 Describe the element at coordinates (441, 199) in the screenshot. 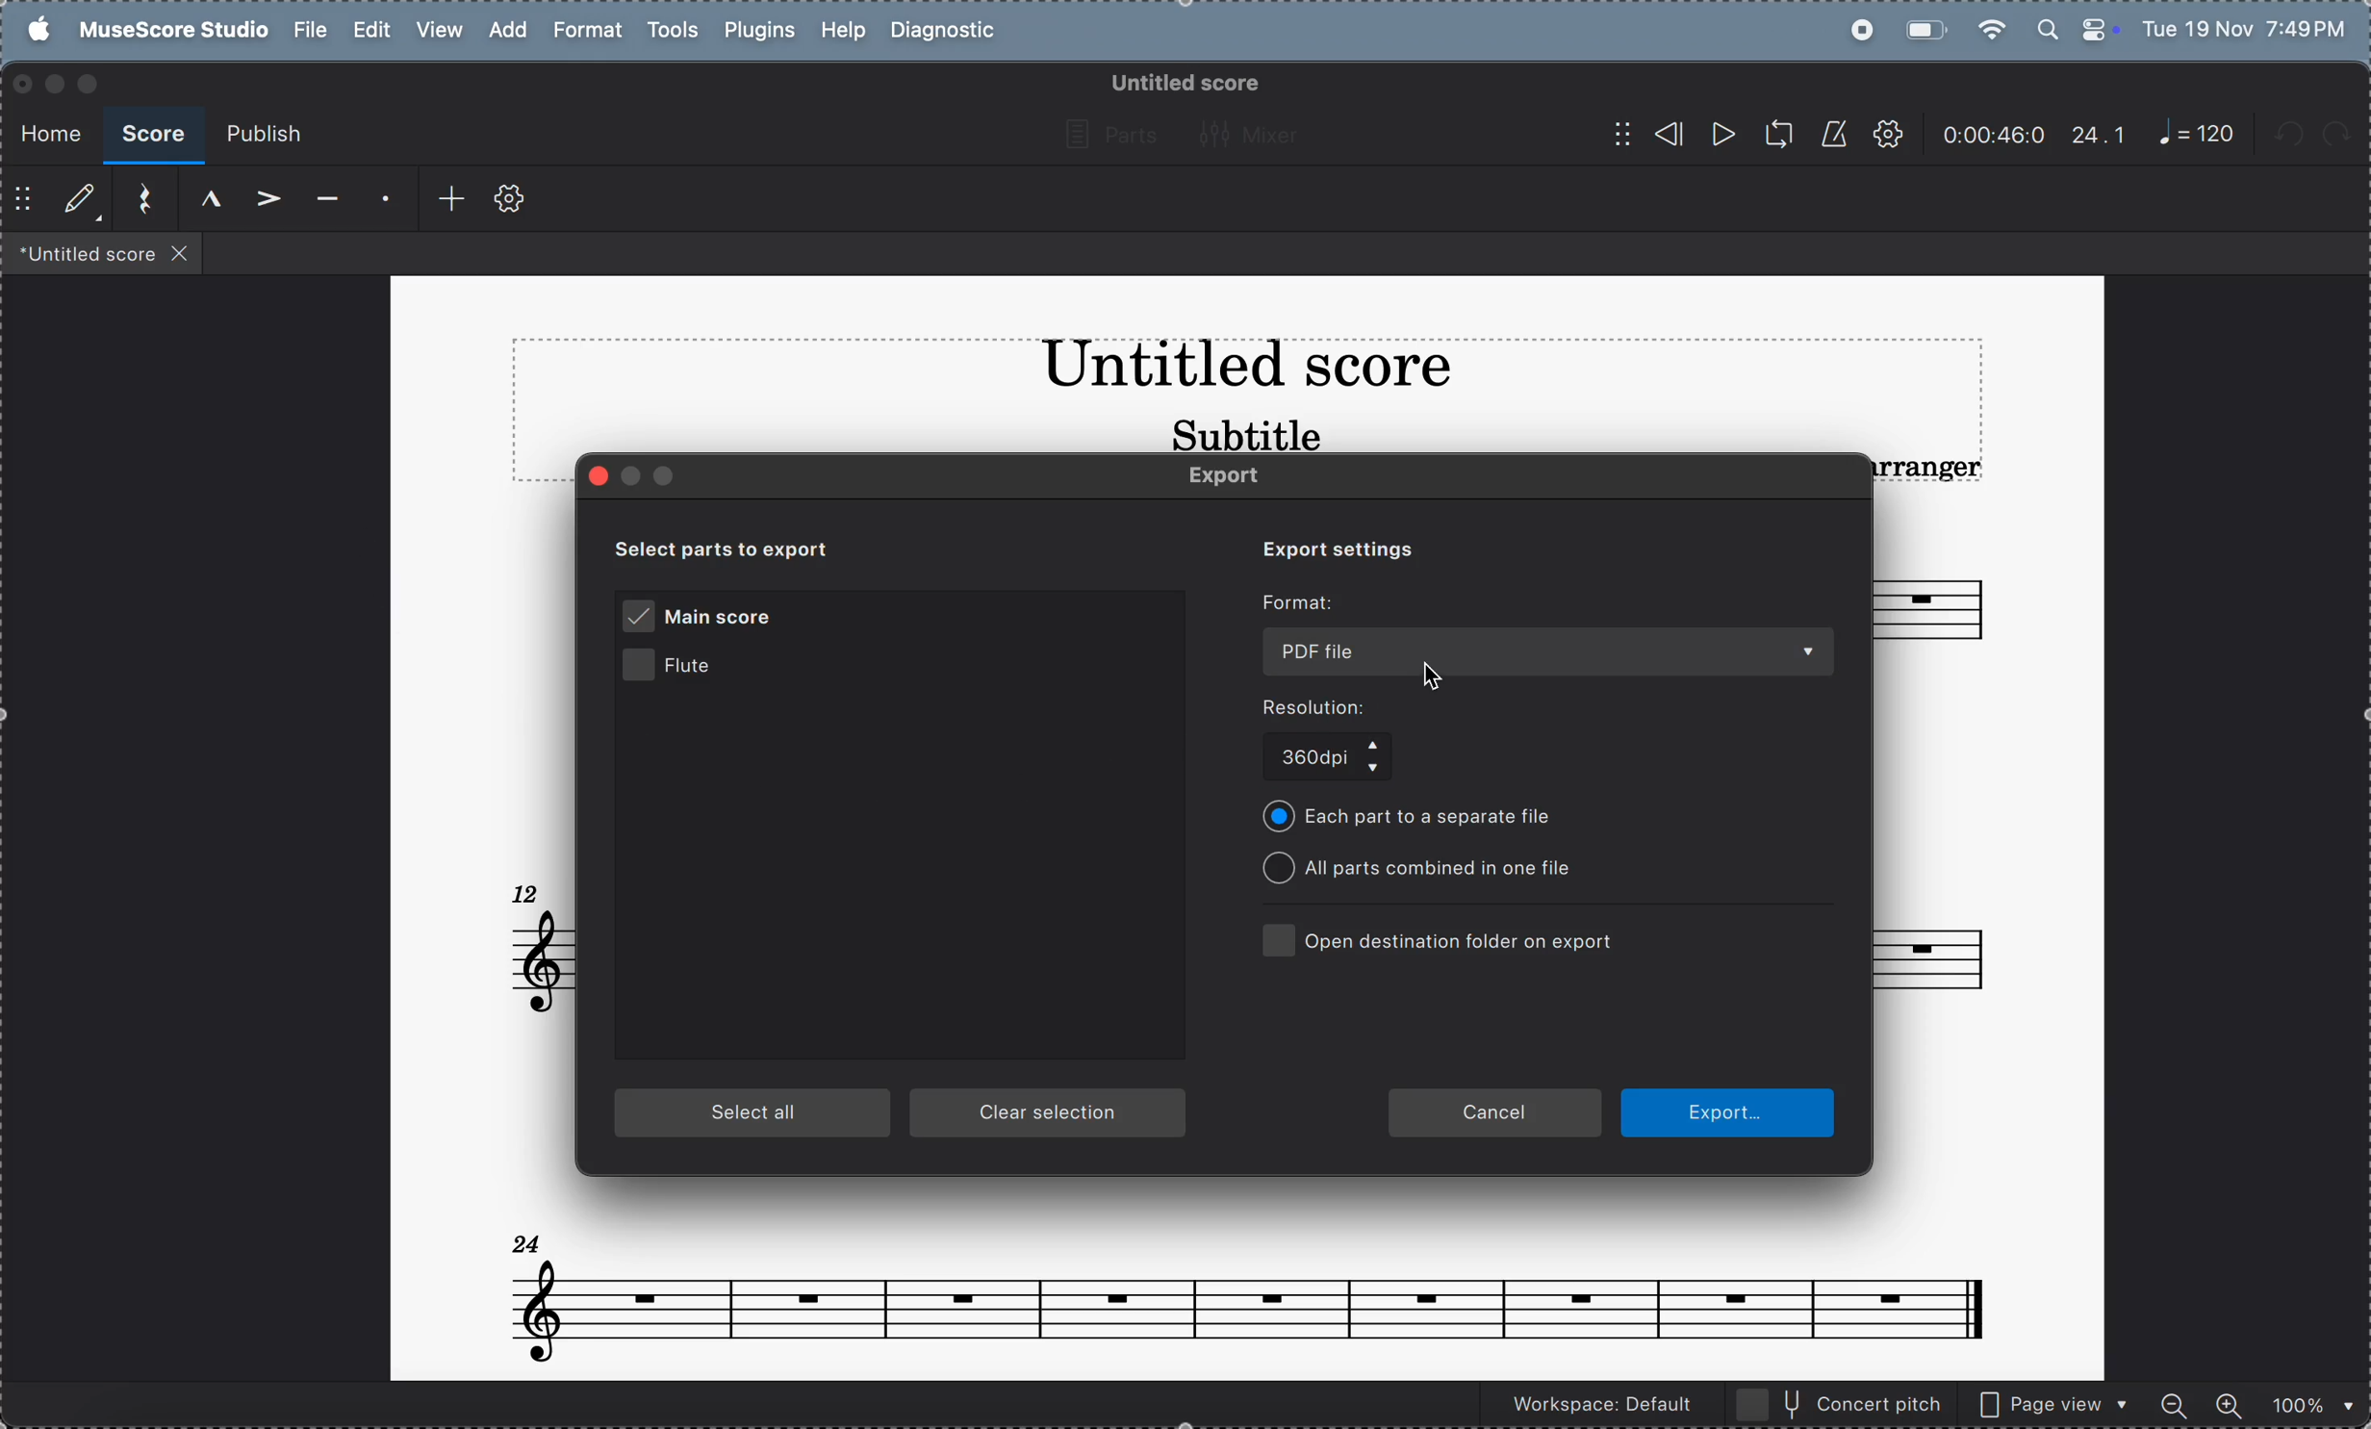

I see `add` at that location.